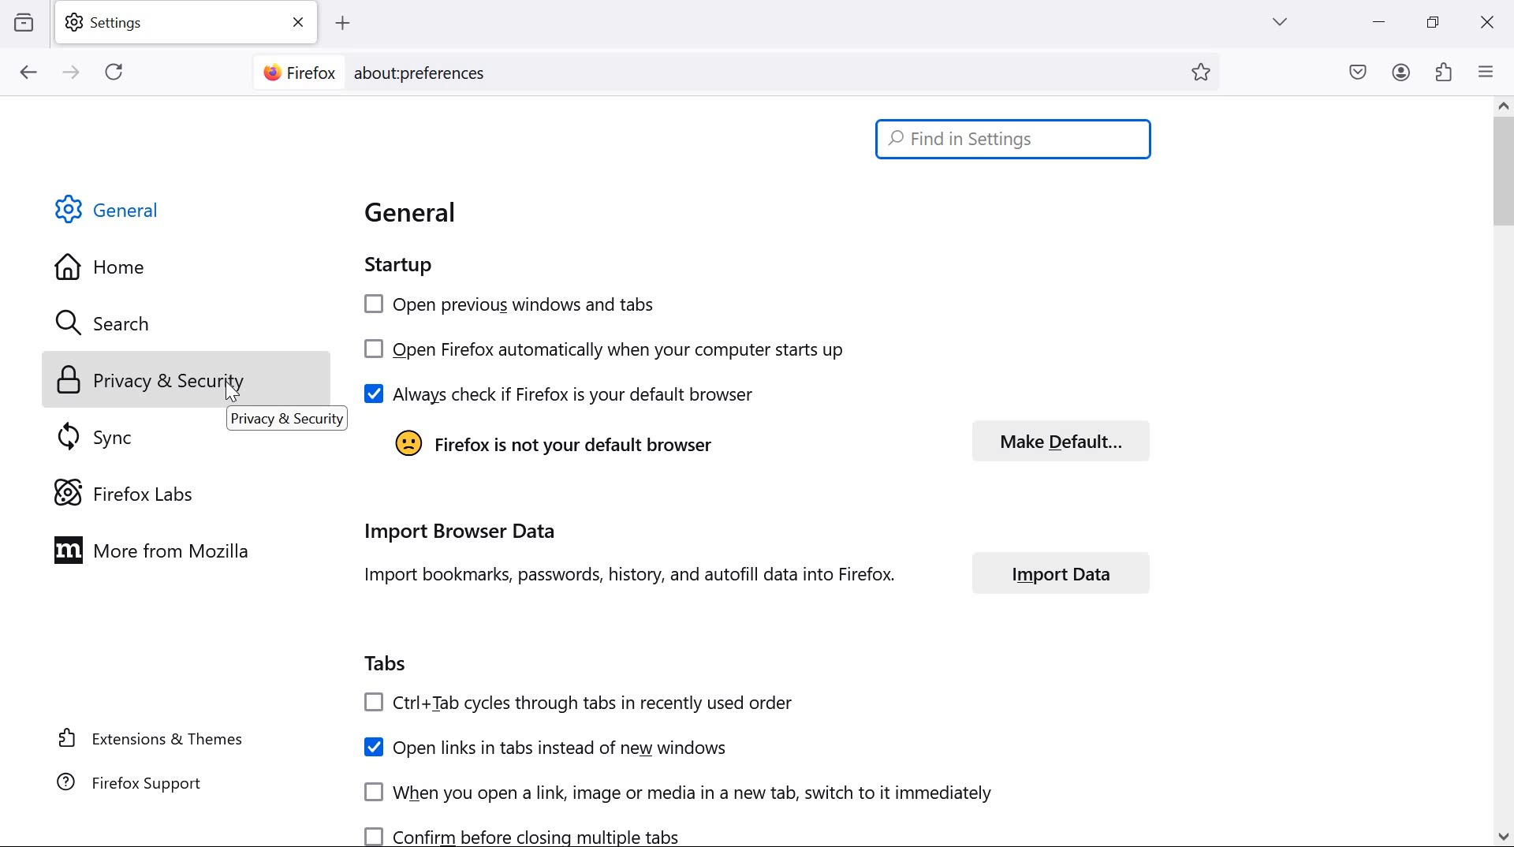 The height and width of the screenshot is (847, 1514). Describe the element at coordinates (29, 72) in the screenshot. I see `go back one page` at that location.